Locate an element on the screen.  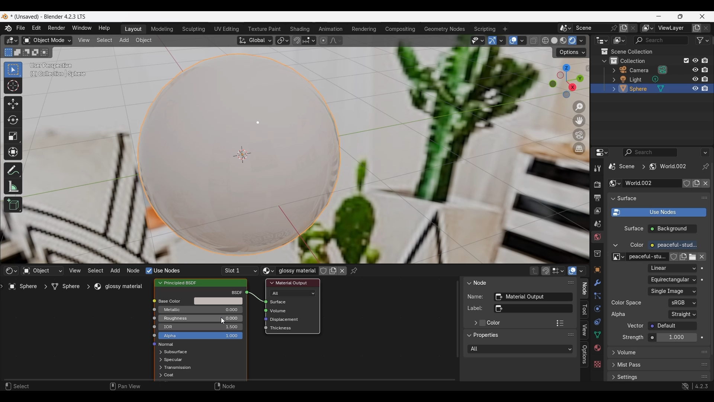
Modeling workspace is located at coordinates (163, 29).